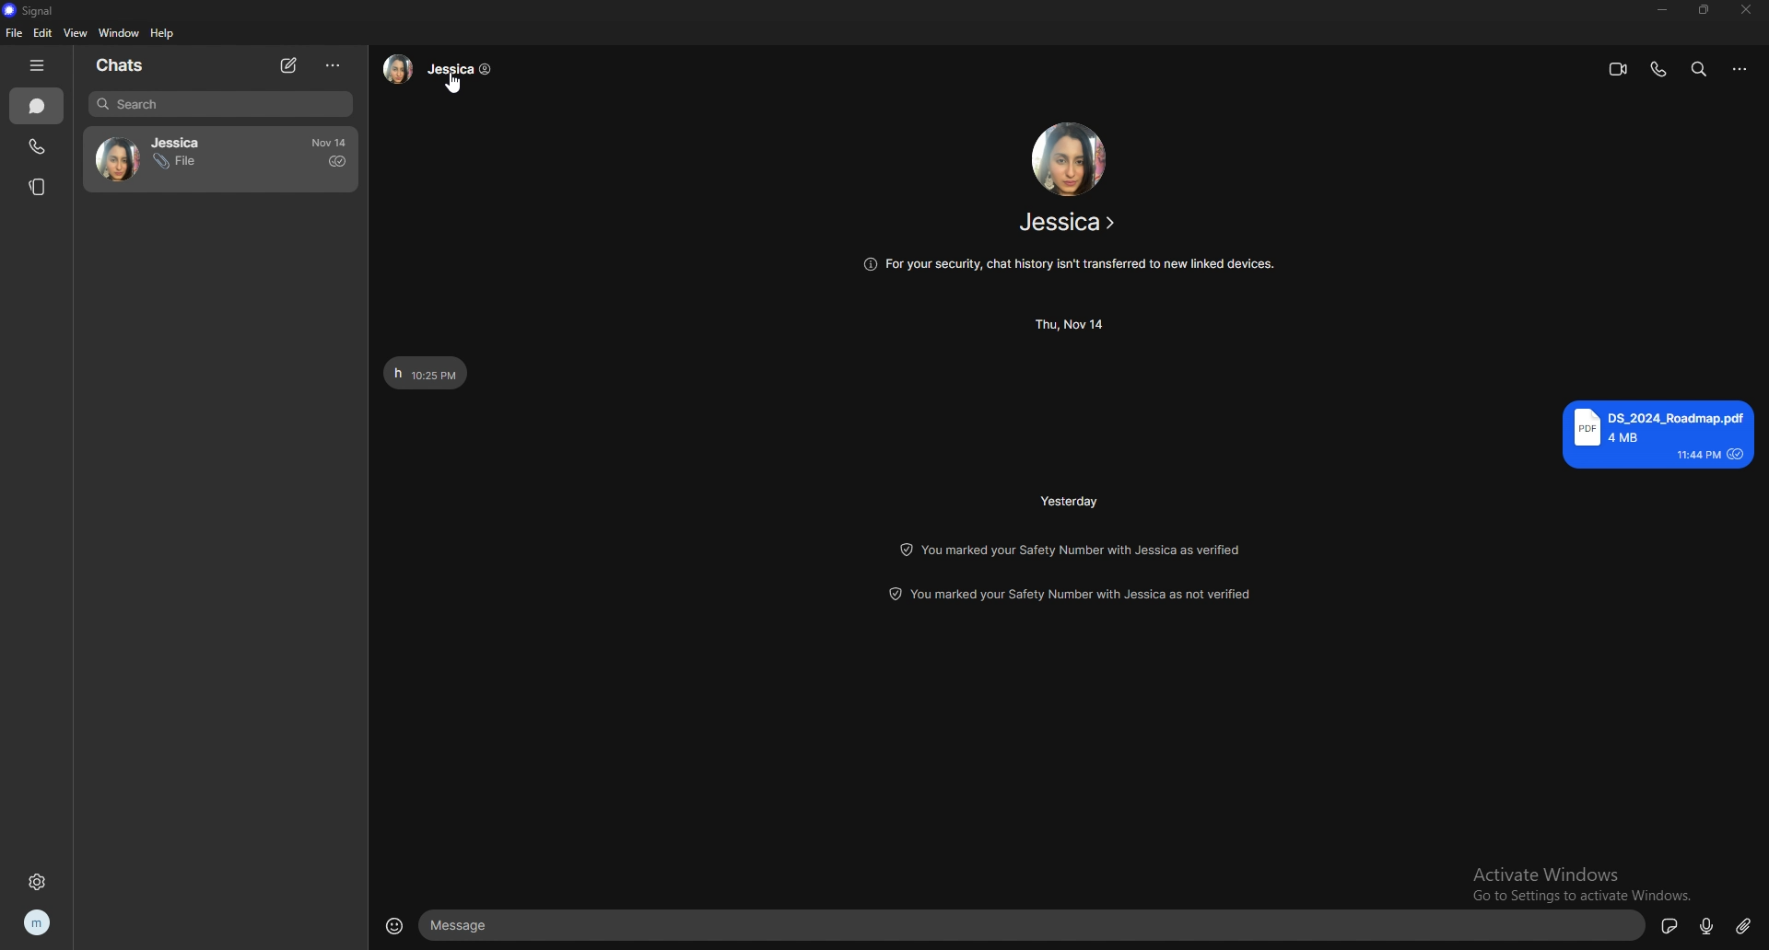 Image resolution: width=1769 pixels, height=950 pixels. Describe the element at coordinates (1707, 925) in the screenshot. I see `voice message` at that location.